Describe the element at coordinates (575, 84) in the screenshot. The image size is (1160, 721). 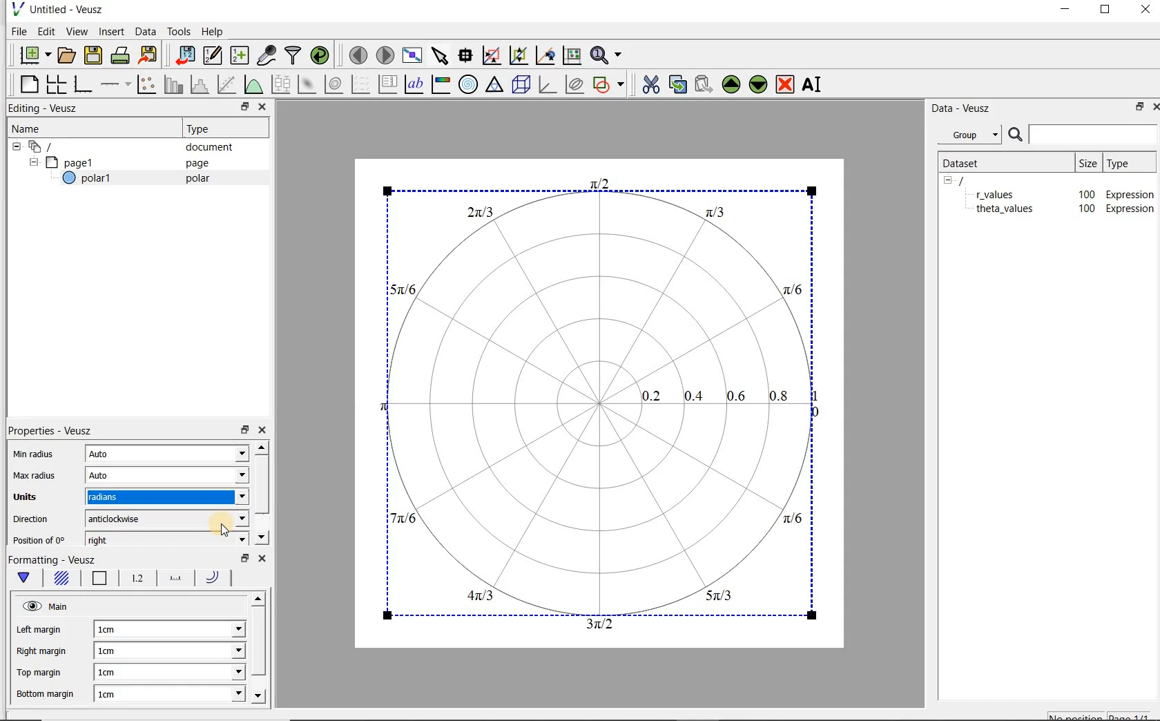
I see `plot covariance ellipses` at that location.